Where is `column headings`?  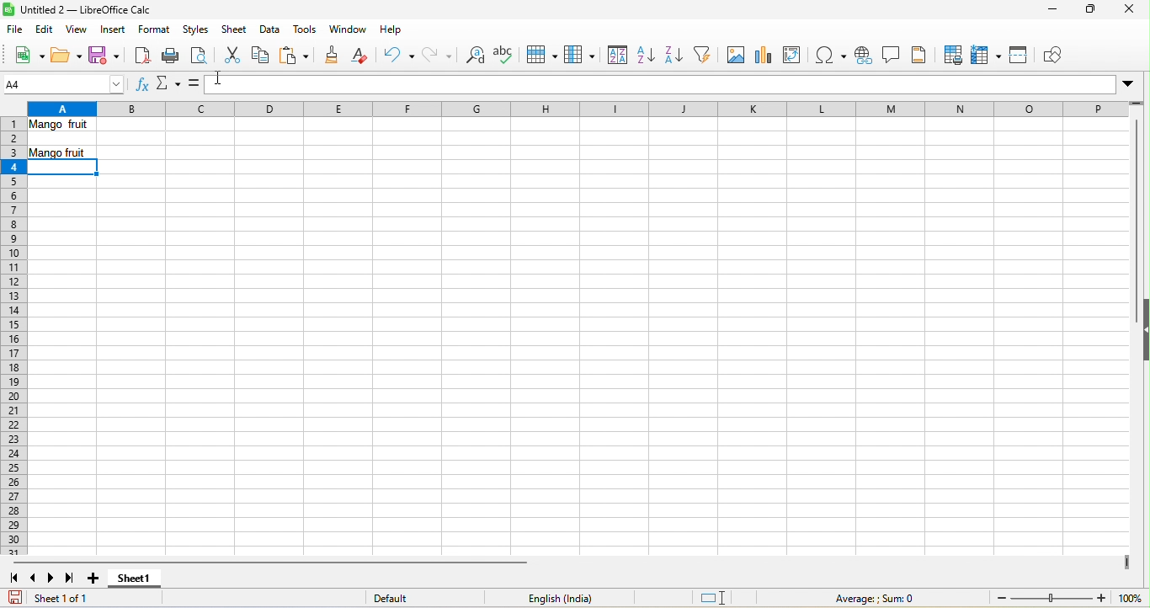 column headings is located at coordinates (585, 109).